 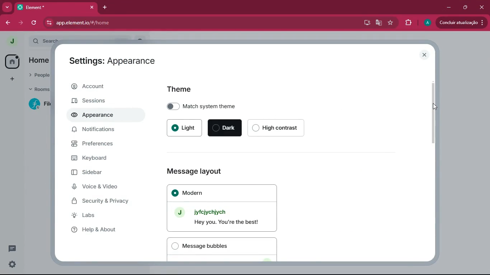 What do you see at coordinates (107, 8) in the screenshot?
I see `add tab` at bounding box center [107, 8].